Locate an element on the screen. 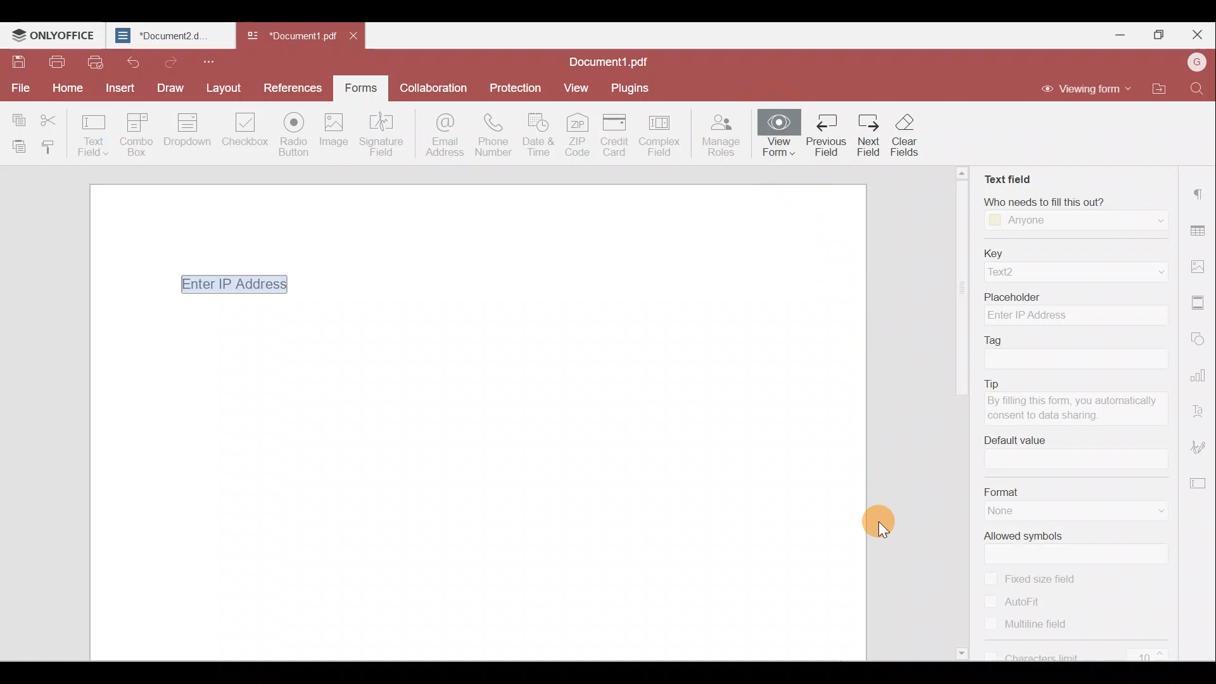 The image size is (1216, 684). checkbox is located at coordinates (988, 654).